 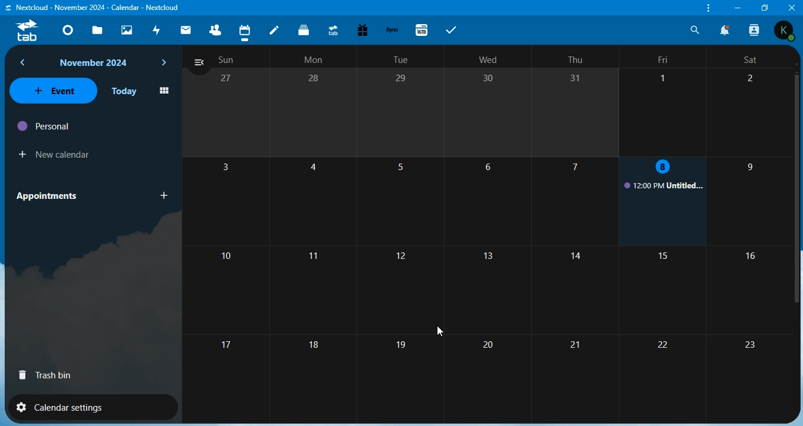 I want to click on minimize, so click(x=739, y=9).